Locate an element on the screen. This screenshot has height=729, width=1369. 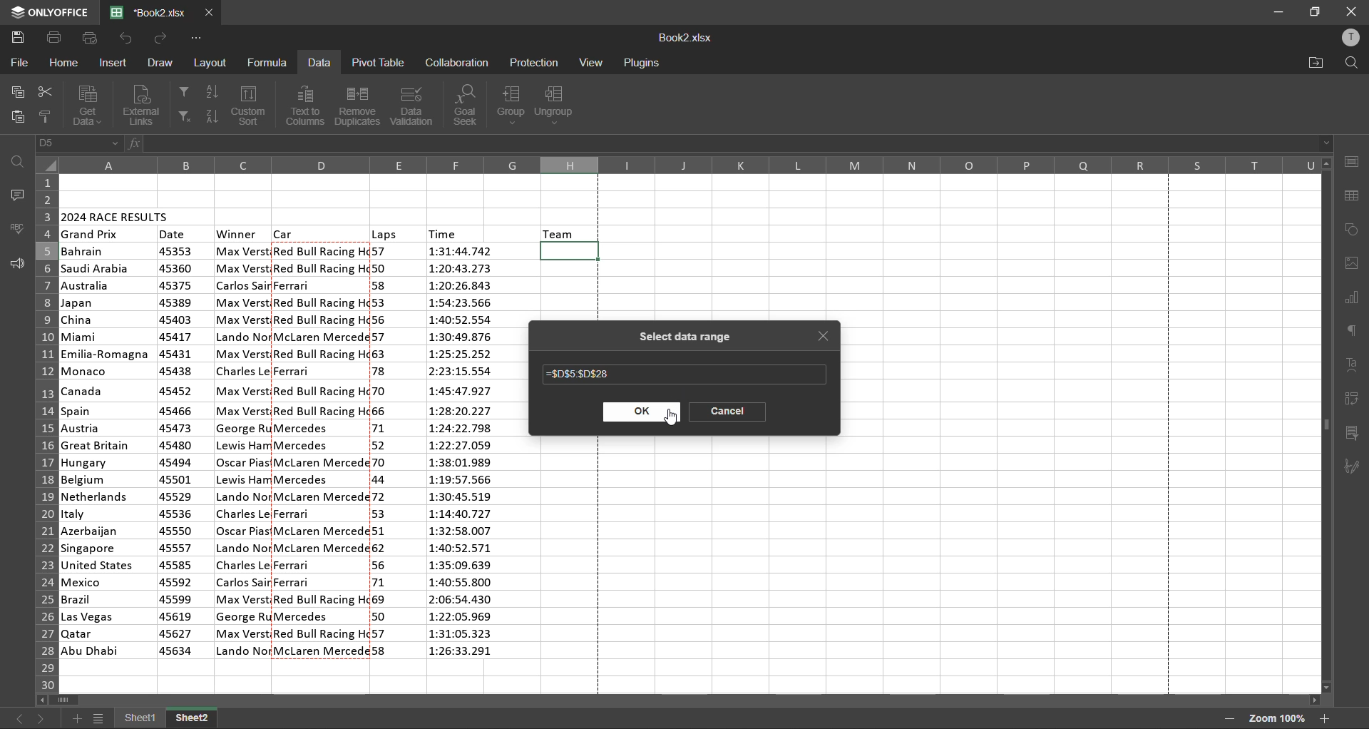
zoom out is located at coordinates (1228, 719).